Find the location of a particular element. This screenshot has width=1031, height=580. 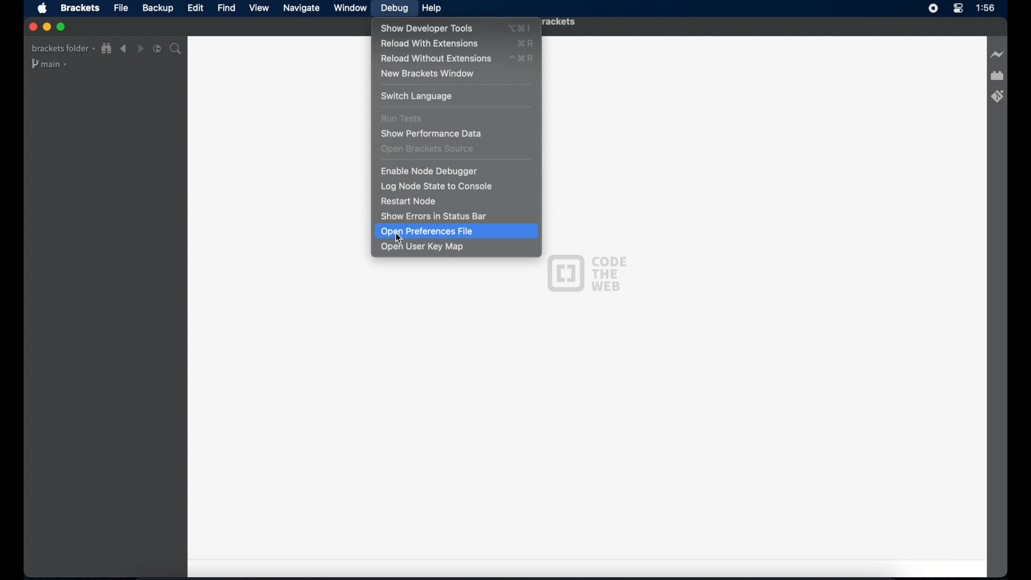

find is located at coordinates (227, 8).